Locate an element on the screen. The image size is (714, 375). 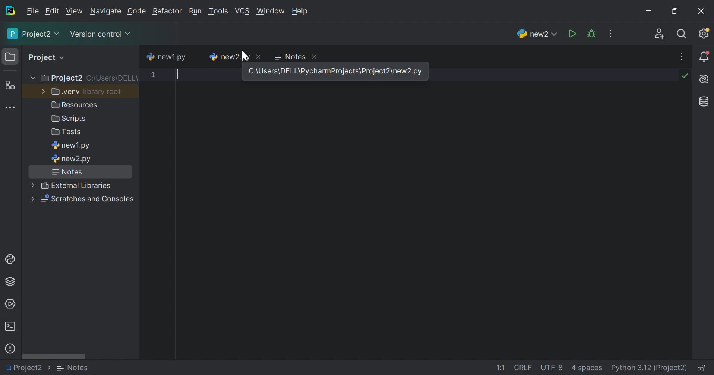
Close is located at coordinates (317, 57).